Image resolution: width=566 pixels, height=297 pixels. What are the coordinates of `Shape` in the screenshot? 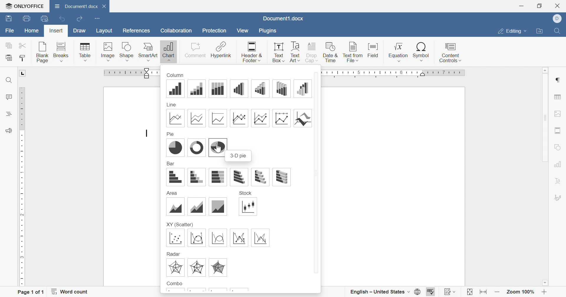 It's located at (127, 51).